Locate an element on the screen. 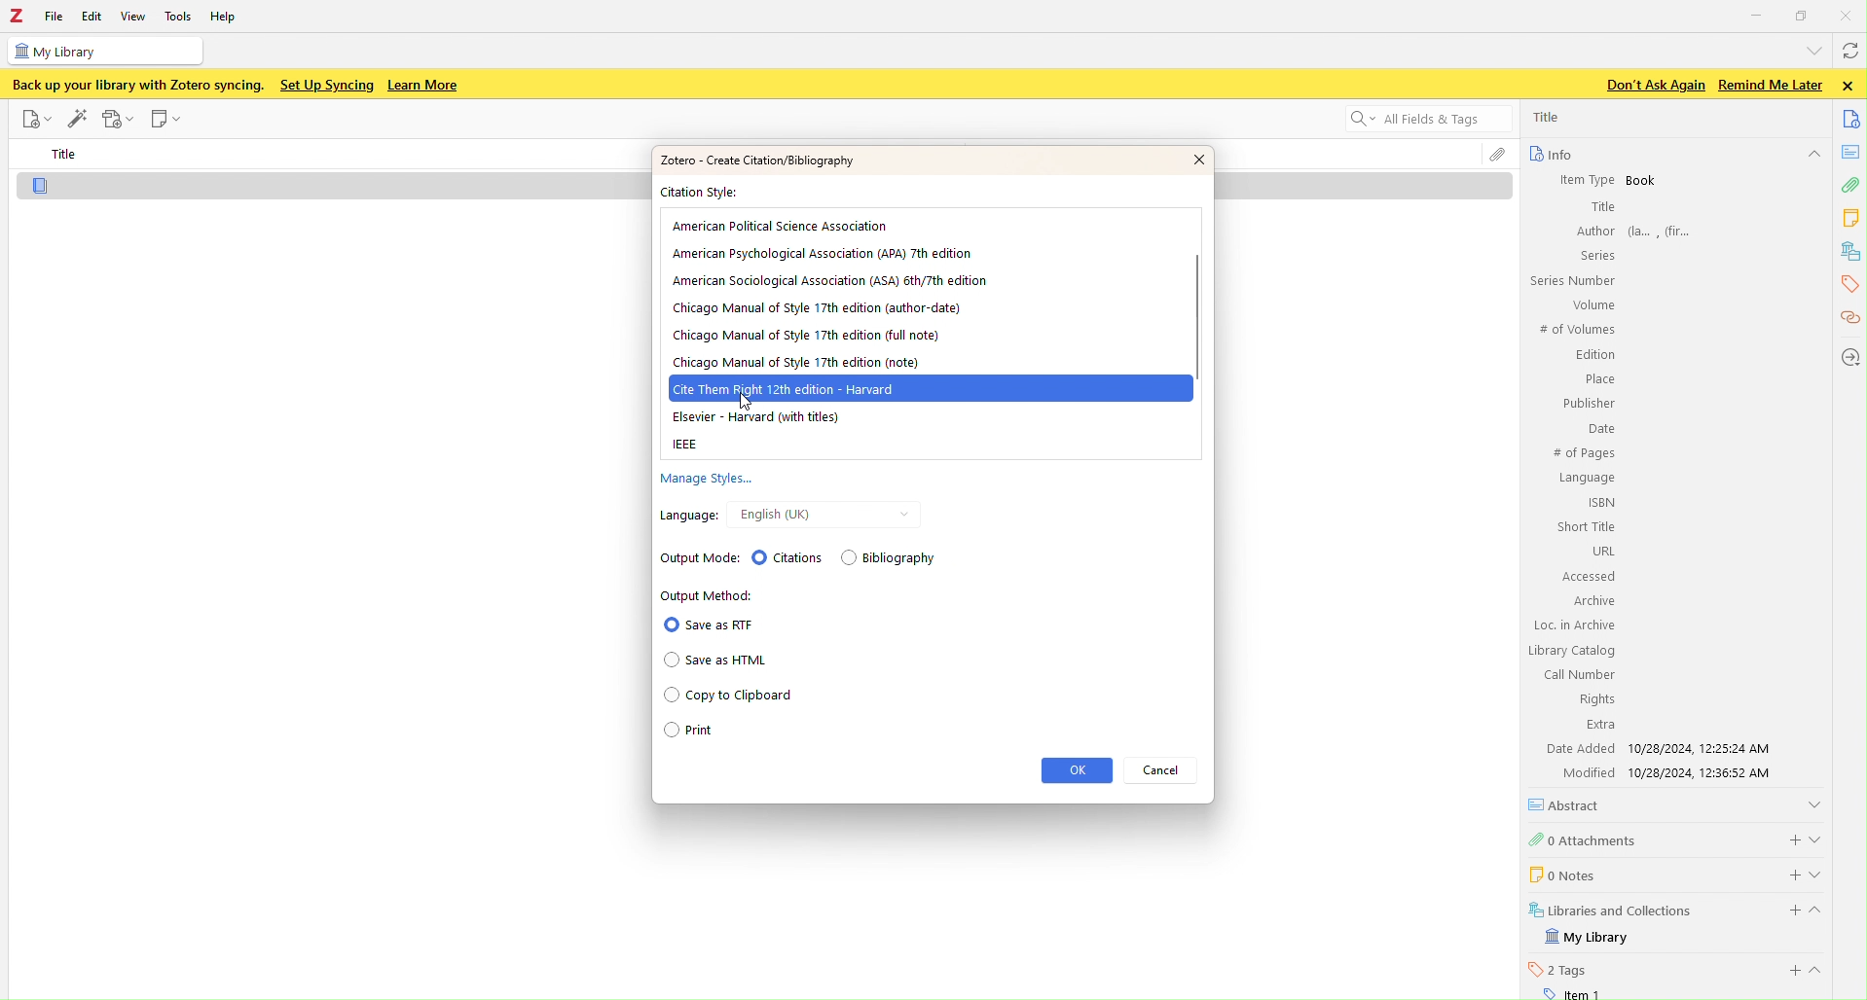 This screenshot has width=1867, height=1000. extra is located at coordinates (1600, 726).